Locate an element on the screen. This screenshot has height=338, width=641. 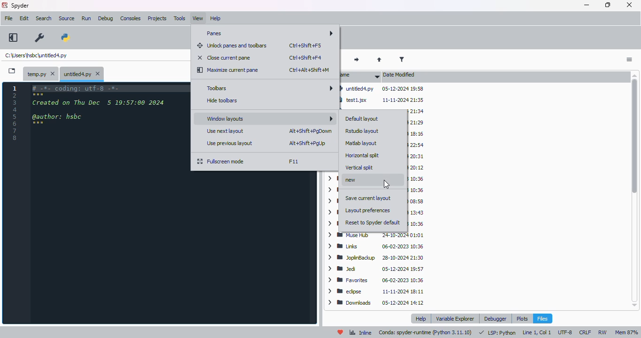
test.jsx is located at coordinates (414, 112).